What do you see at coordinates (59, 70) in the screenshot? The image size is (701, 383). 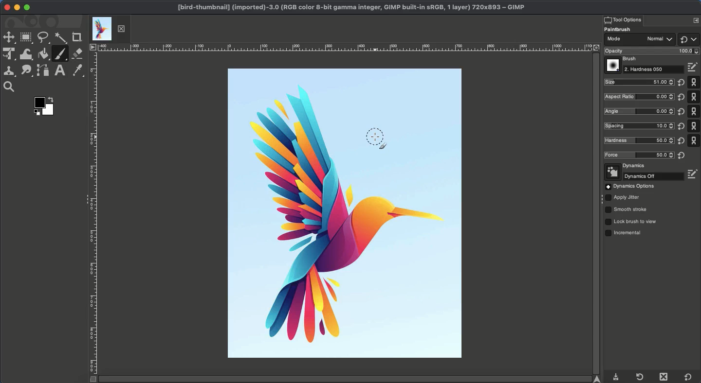 I see `Text` at bounding box center [59, 70].